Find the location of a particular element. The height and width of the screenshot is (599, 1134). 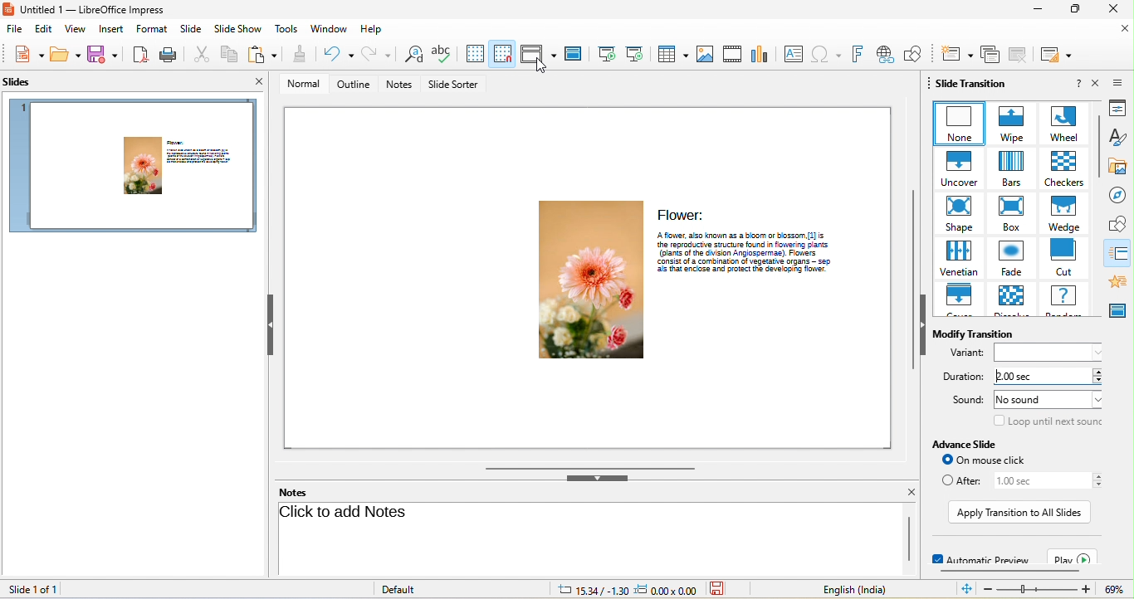

paste is located at coordinates (261, 53).